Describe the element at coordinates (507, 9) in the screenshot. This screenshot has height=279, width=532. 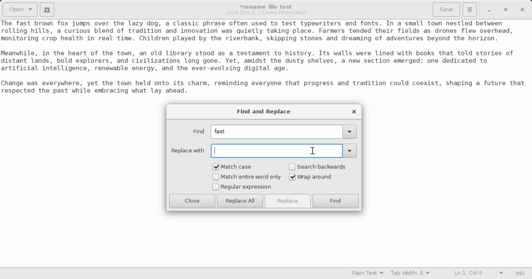
I see `Minimize` at that location.